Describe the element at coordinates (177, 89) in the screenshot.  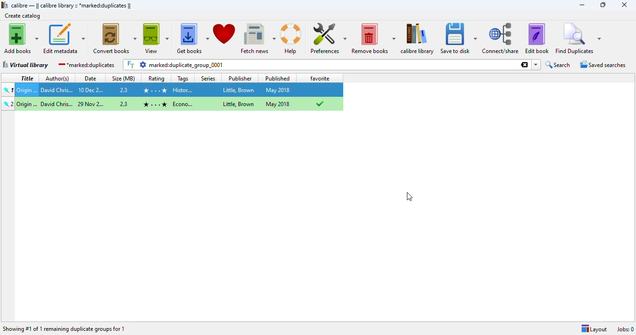
I see `Origin...David Chris...10 Dec 2...2.3 History... Little, Brown May 2018` at that location.